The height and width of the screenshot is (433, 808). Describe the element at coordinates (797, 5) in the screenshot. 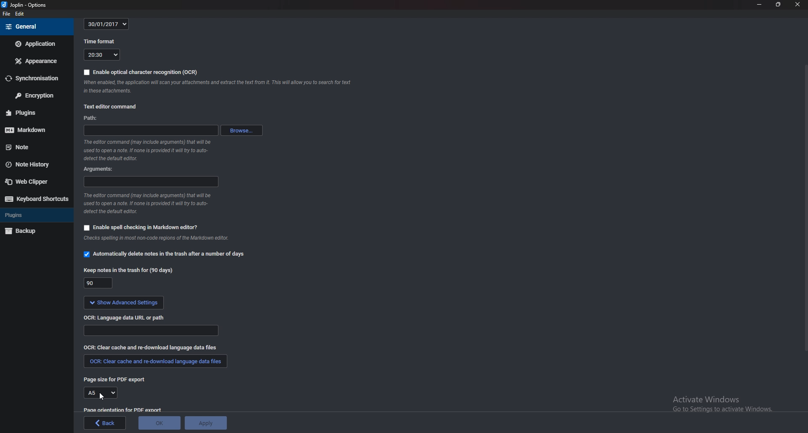

I see `close` at that location.